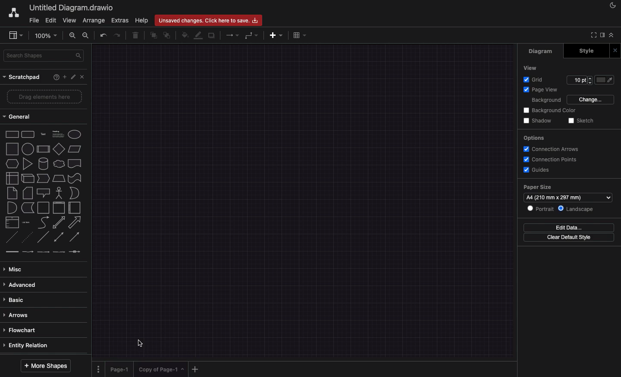 This screenshot has width=621, height=377. Describe the element at coordinates (167, 36) in the screenshot. I see `to back` at that location.